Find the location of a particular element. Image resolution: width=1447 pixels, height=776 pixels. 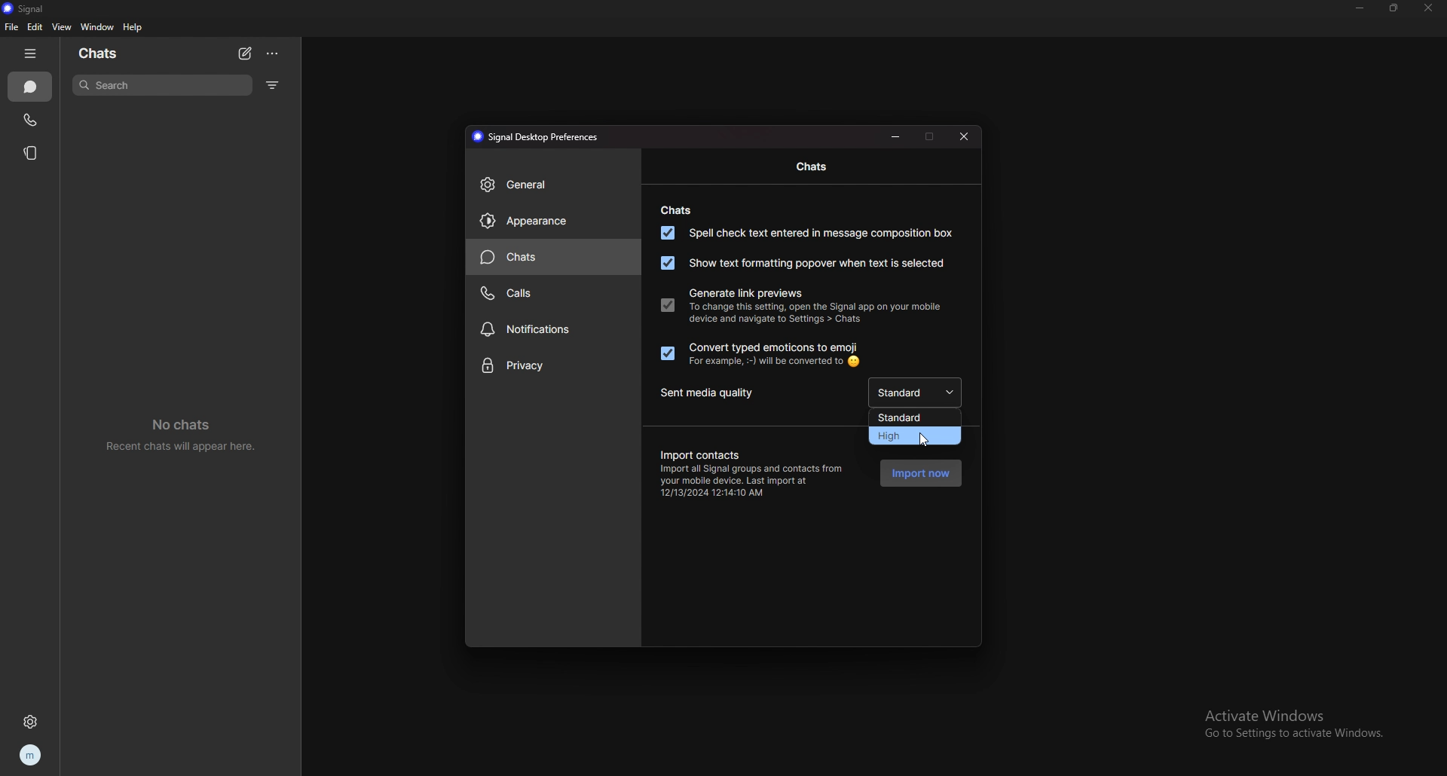

convert typed emoticons to emoji. for example :-) will be converted to is located at coordinates (760, 354).